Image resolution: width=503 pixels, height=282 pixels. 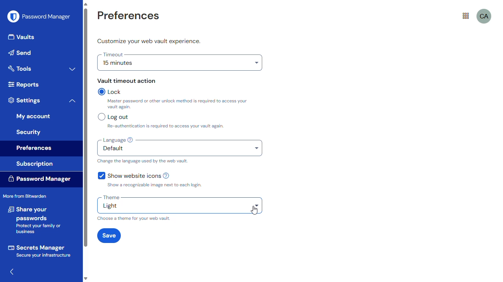 I want to click on learn more about website icons, so click(x=168, y=176).